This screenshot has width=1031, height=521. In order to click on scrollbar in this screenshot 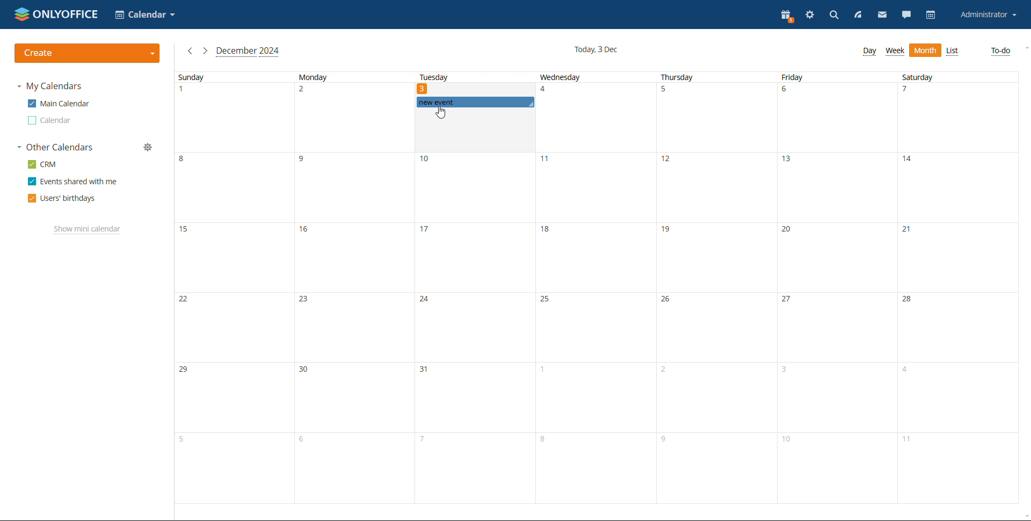, I will do `click(1030, 269)`.